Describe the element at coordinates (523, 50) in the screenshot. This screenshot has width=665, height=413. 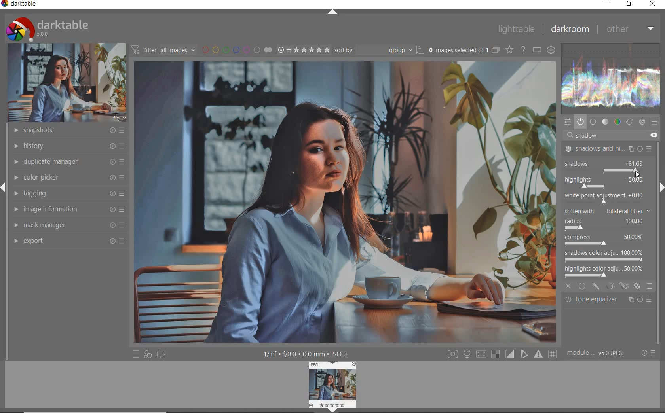
I see `enable for online help` at that location.